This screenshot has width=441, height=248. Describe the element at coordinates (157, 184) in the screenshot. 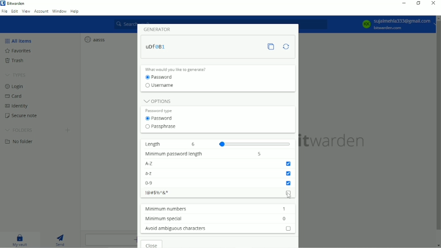

I see `0-9` at that location.